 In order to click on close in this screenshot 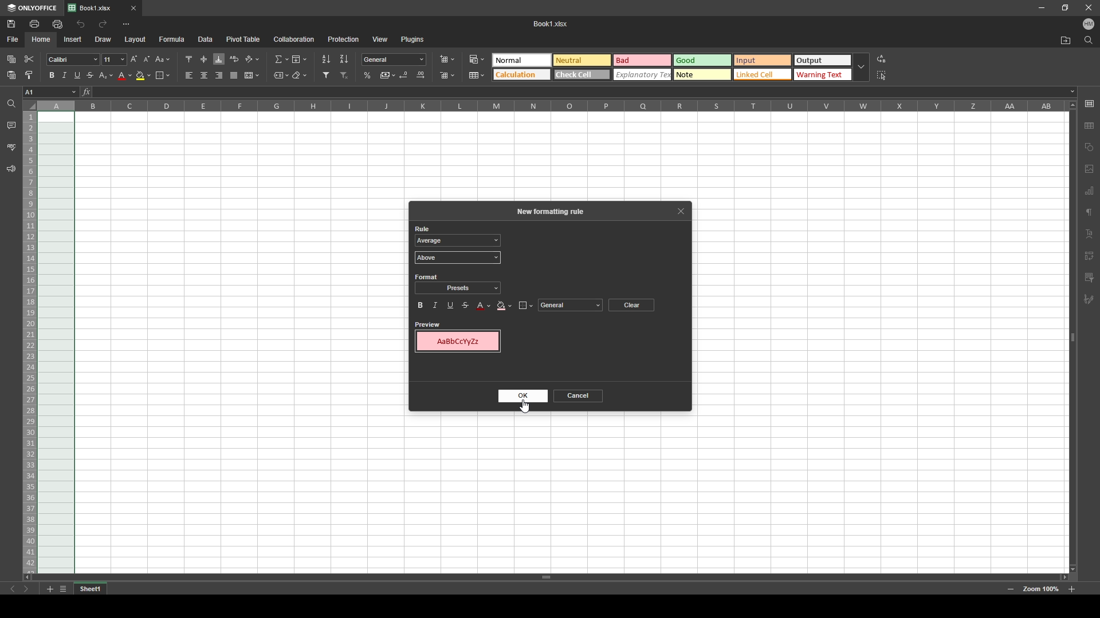, I will do `click(680, 212)`.